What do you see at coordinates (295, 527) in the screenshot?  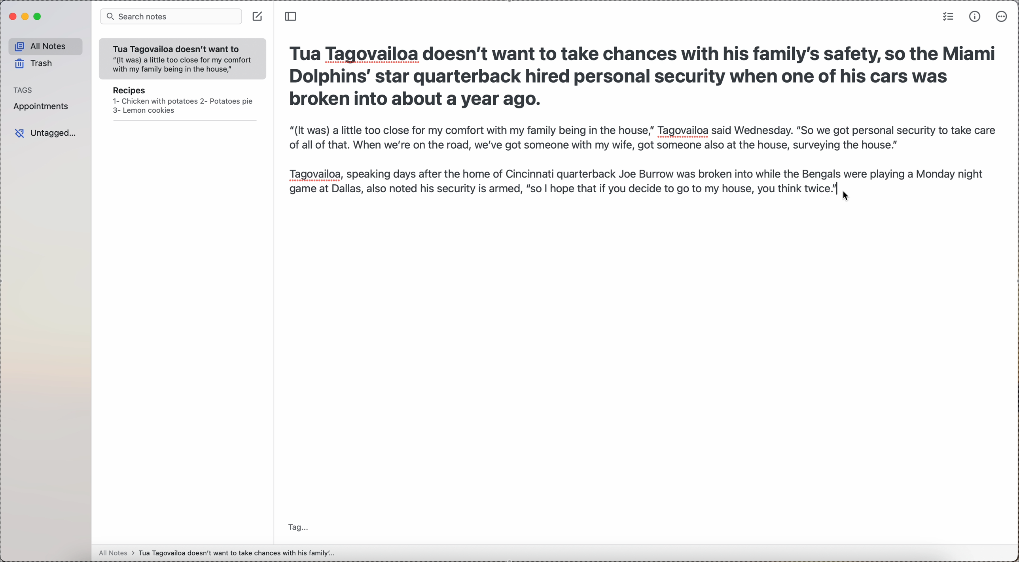 I see `tag` at bounding box center [295, 527].